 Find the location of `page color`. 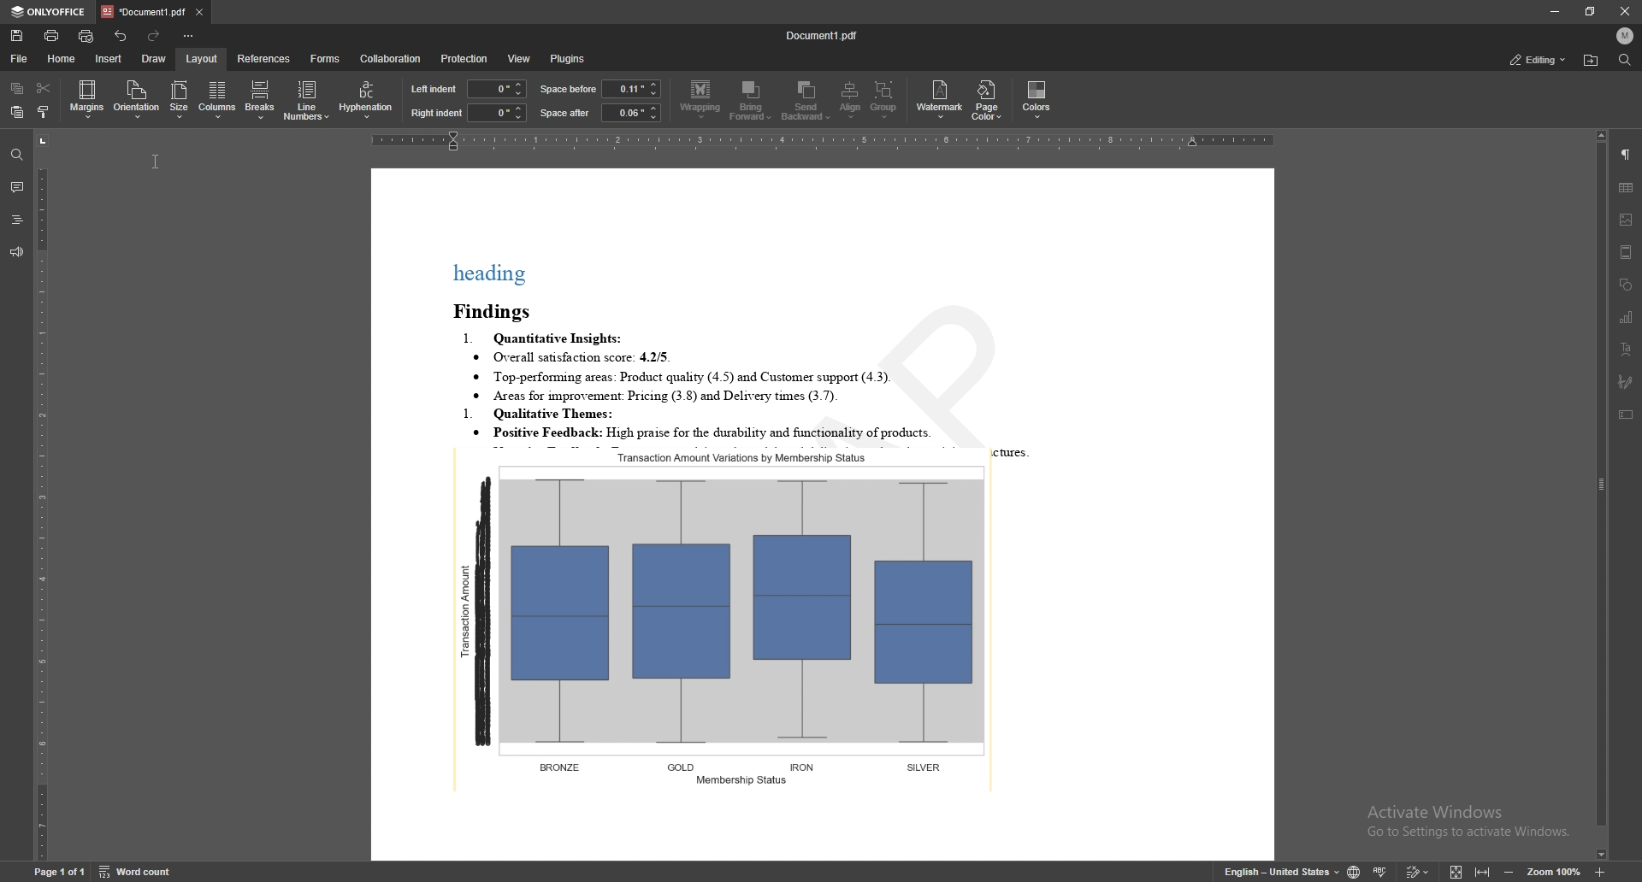

page color is located at coordinates (986, 101).